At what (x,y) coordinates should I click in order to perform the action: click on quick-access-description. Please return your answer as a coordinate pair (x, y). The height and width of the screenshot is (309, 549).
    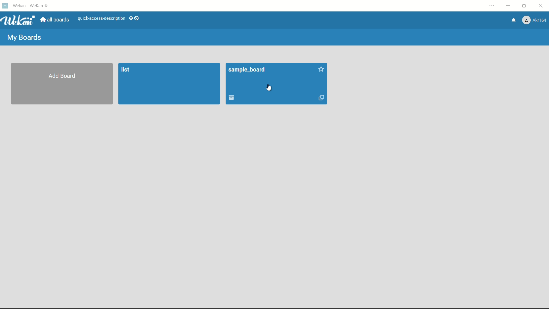
    Looking at the image, I should click on (102, 18).